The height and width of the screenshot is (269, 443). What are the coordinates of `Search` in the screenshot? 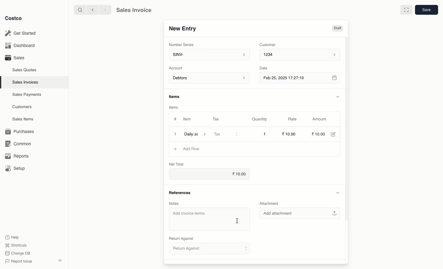 It's located at (78, 10).